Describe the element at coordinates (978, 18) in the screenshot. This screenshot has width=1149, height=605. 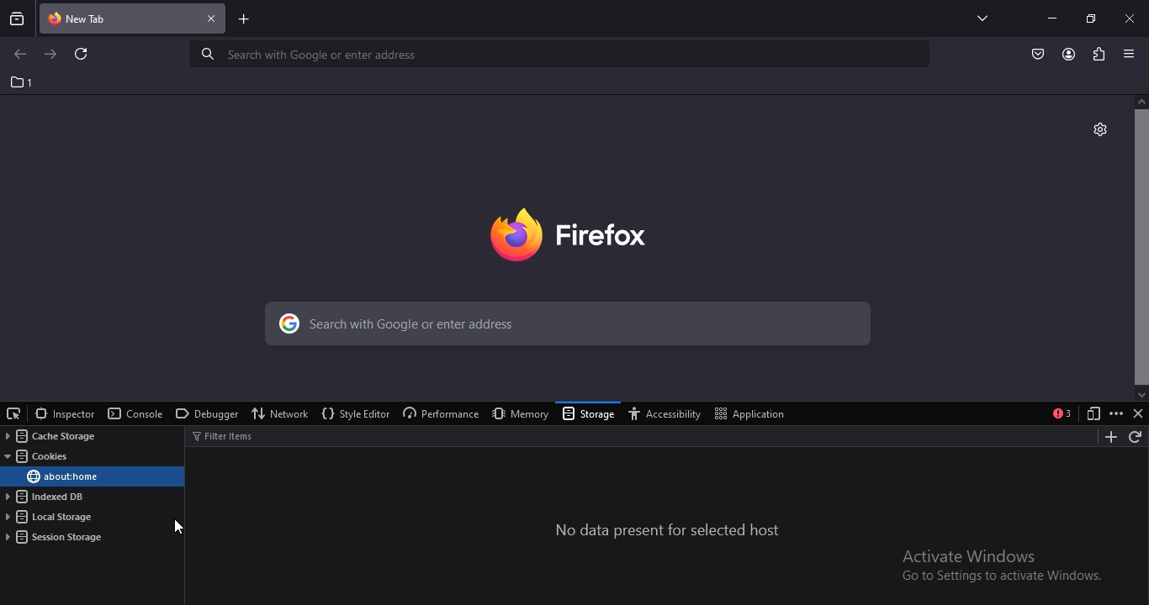
I see `list all tabs` at that location.